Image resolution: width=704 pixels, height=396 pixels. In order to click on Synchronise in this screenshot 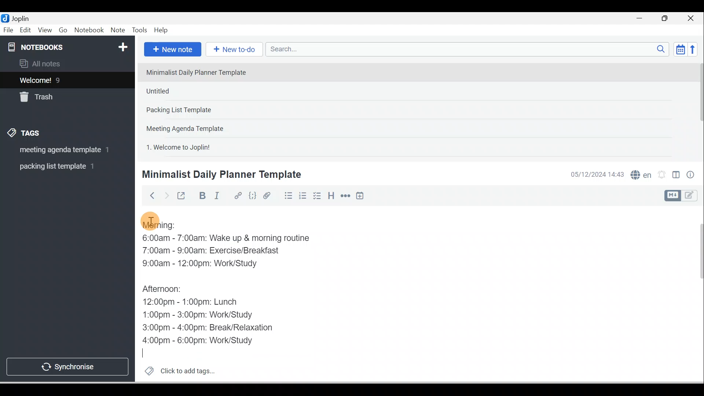, I will do `click(67, 365)`.